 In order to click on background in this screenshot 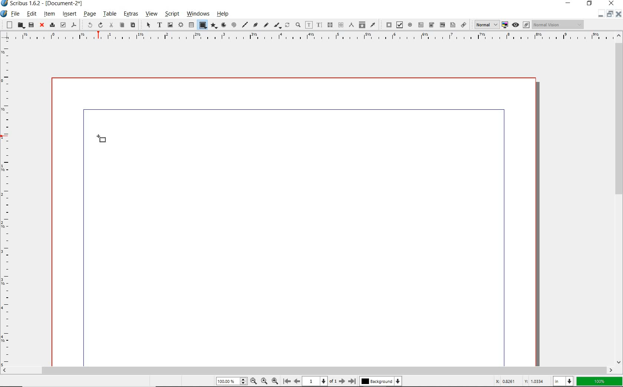, I will do `click(382, 381)`.